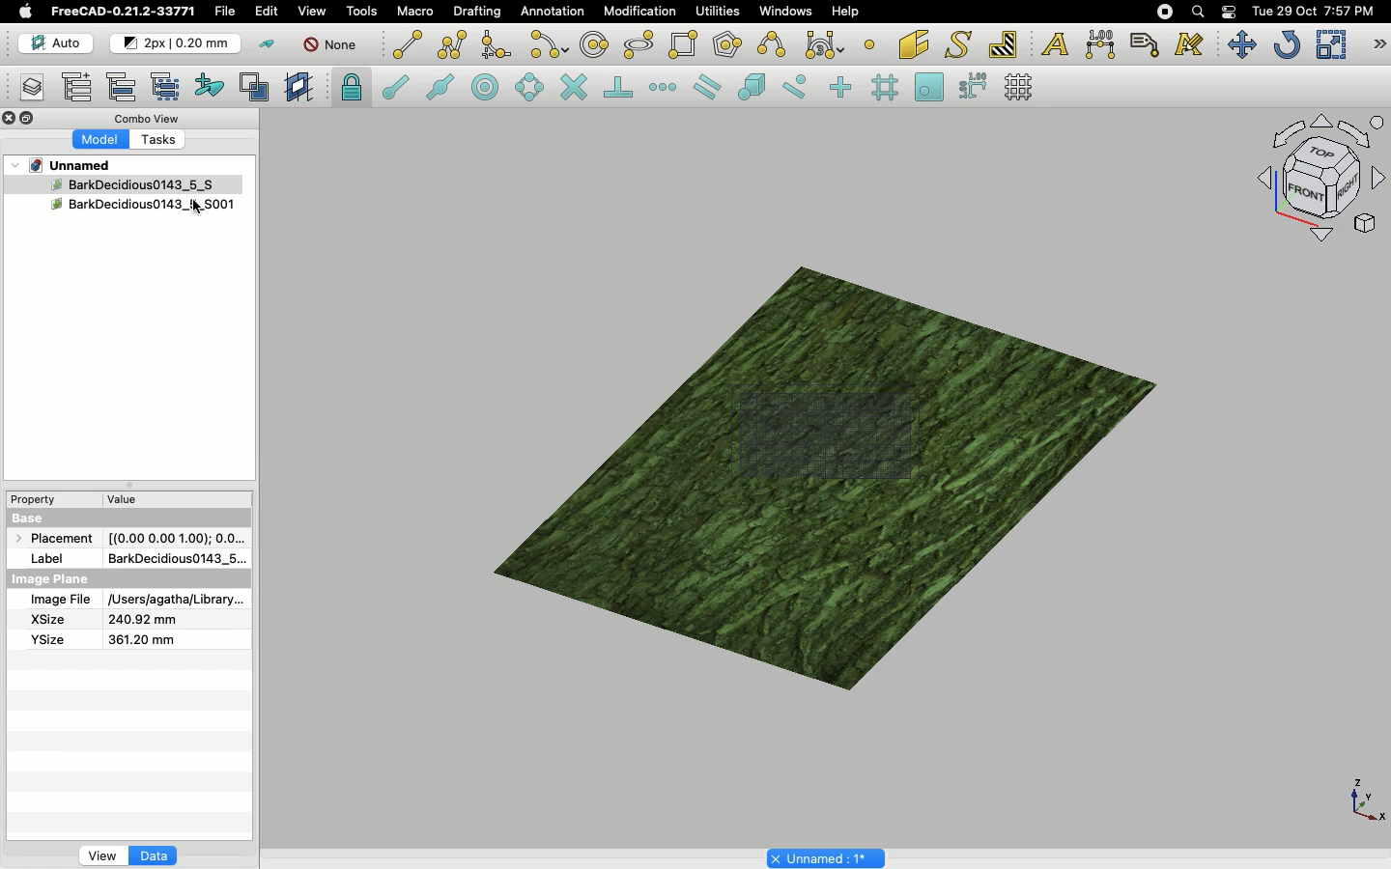 The image size is (1391, 869). What do you see at coordinates (790, 14) in the screenshot?
I see `Windows` at bounding box center [790, 14].